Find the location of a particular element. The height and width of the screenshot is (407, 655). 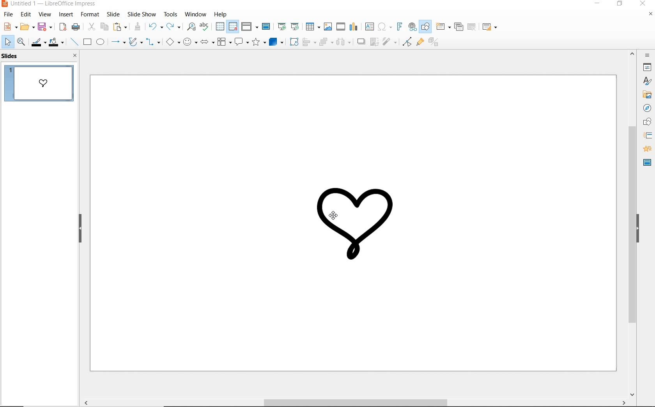

SIDEBAR SETTINGS is located at coordinates (648, 55).